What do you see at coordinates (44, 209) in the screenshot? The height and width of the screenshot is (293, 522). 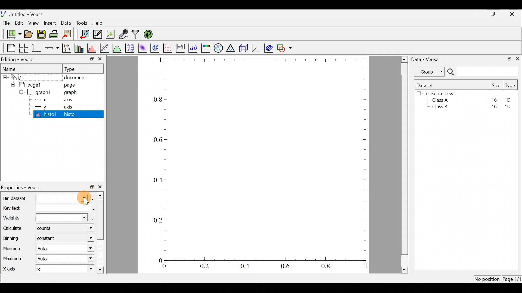 I see `Key text` at bounding box center [44, 209].